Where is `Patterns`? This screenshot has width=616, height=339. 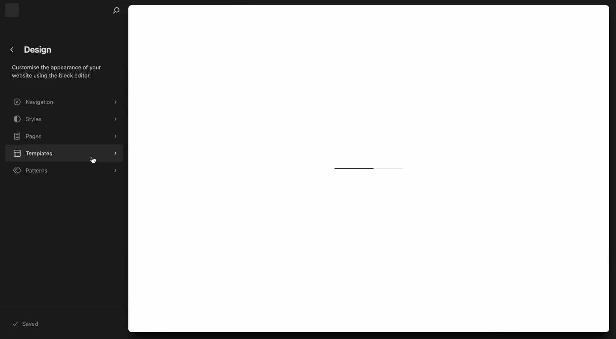
Patterns is located at coordinates (65, 170).